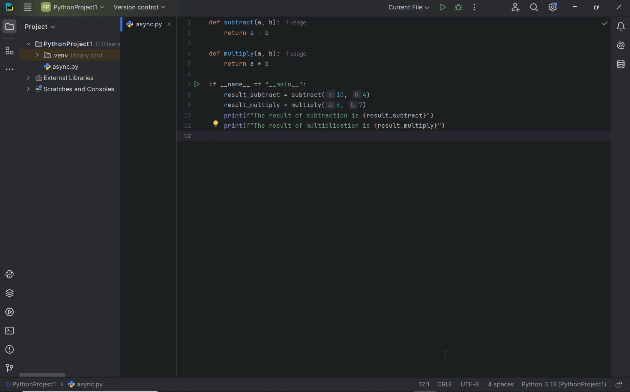 This screenshot has height=392, width=630. What do you see at coordinates (10, 68) in the screenshot?
I see `More tool windows` at bounding box center [10, 68].